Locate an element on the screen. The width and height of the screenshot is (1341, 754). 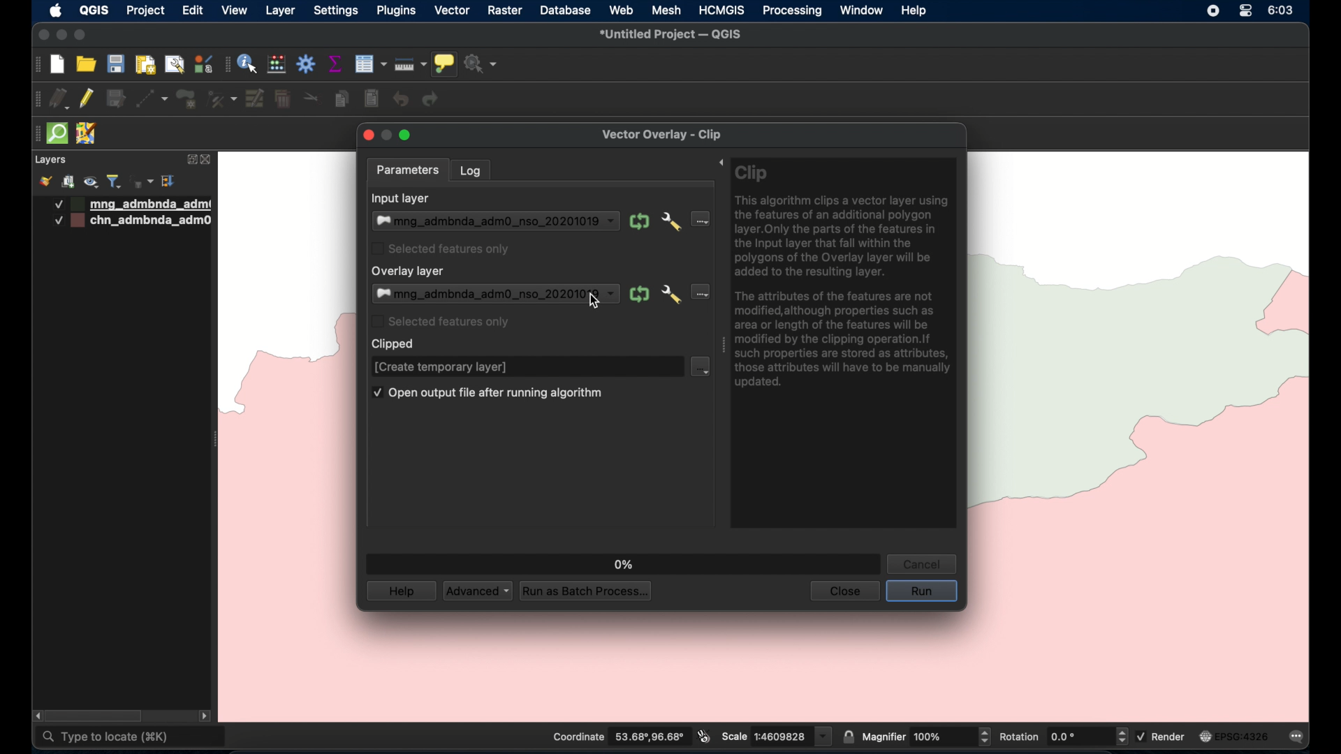
copy features is located at coordinates (343, 100).